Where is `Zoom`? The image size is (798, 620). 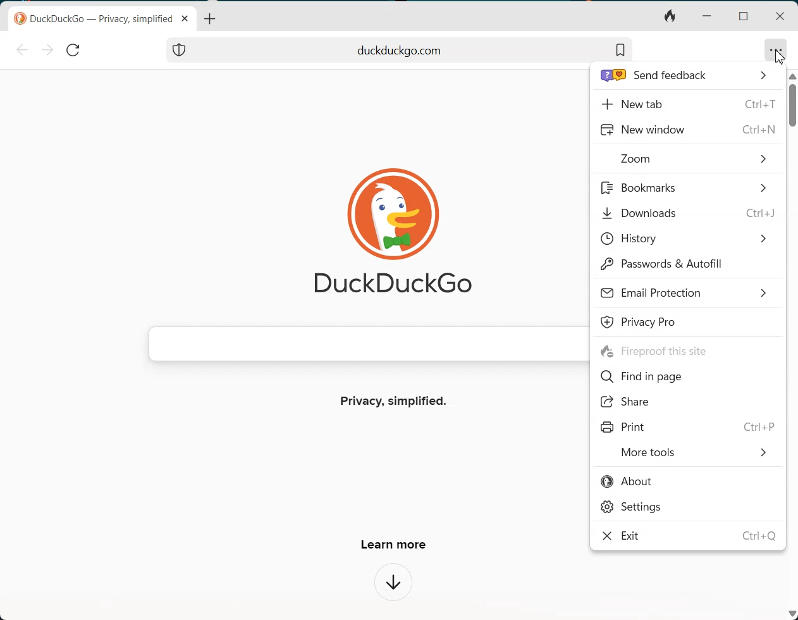
Zoom is located at coordinates (687, 158).